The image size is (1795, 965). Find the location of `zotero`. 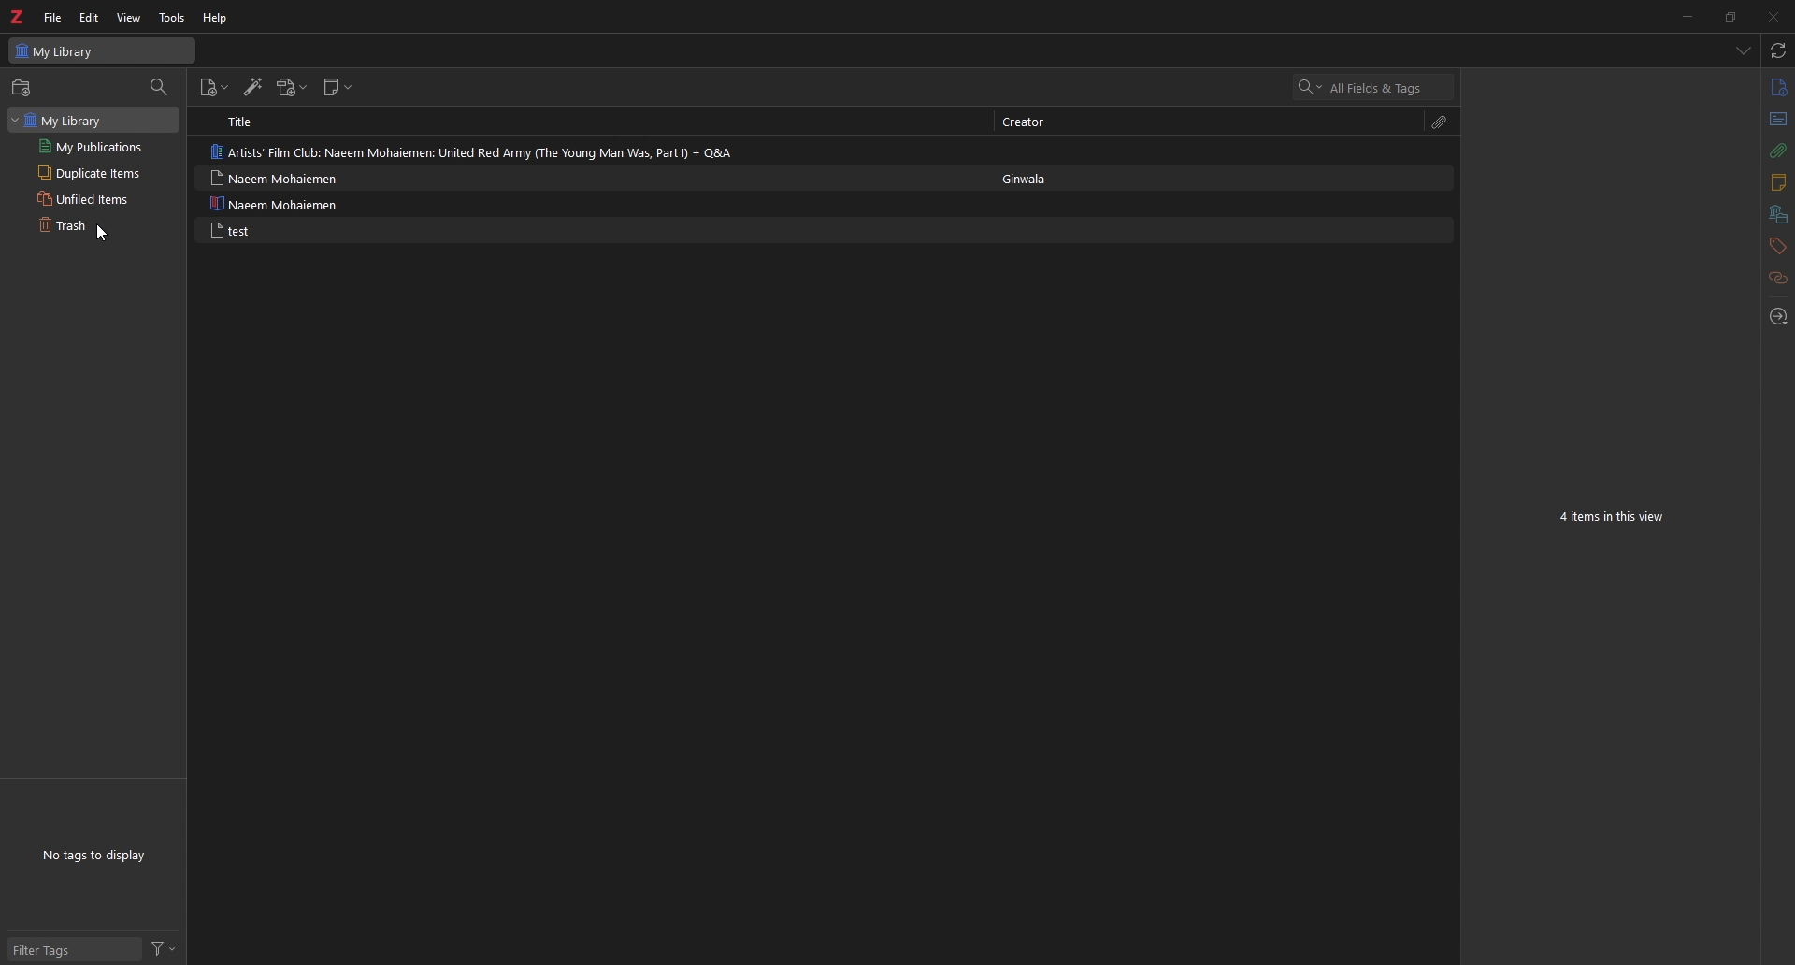

zotero is located at coordinates (16, 18).